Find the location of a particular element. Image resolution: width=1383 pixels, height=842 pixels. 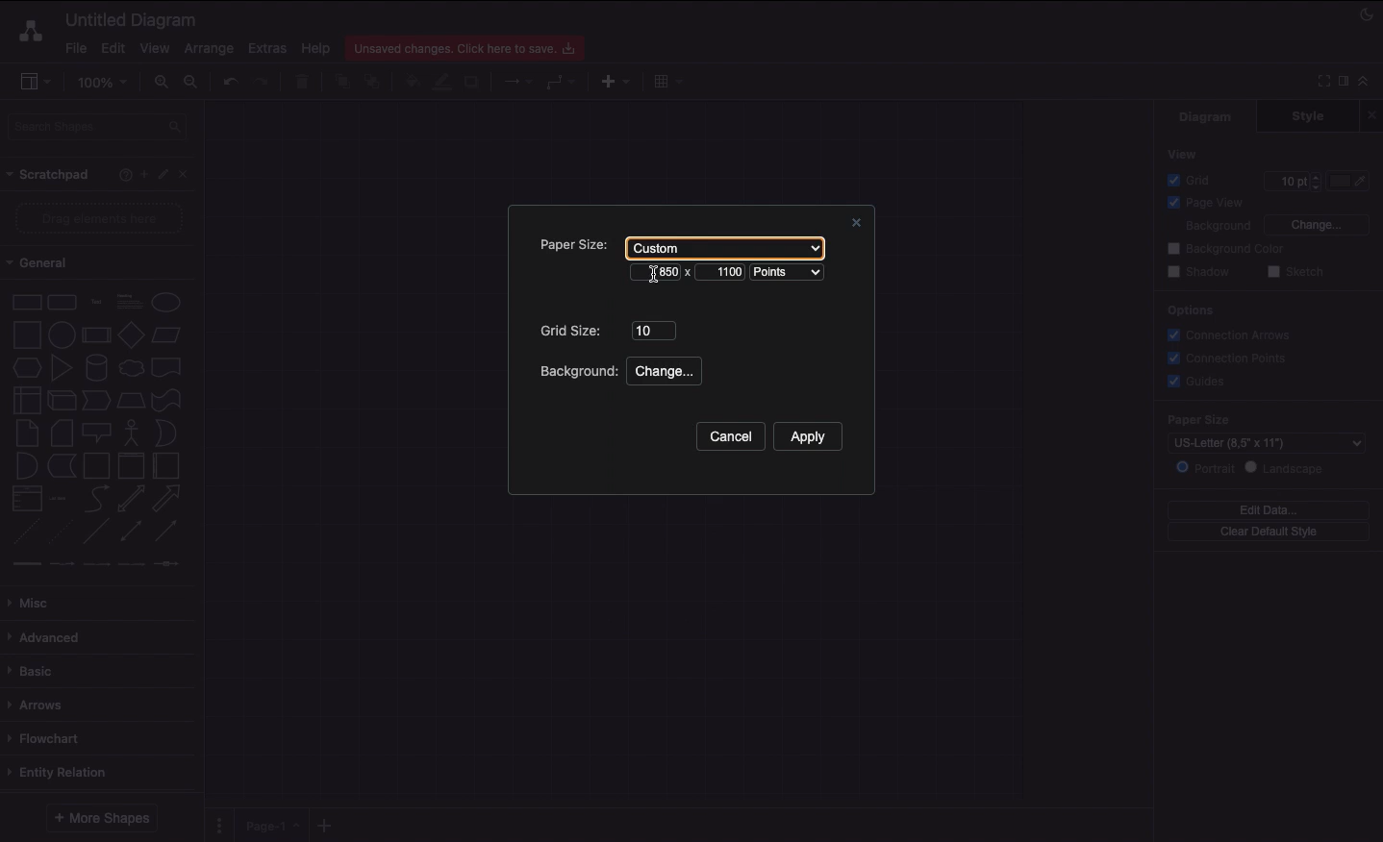

Help is located at coordinates (315, 47).